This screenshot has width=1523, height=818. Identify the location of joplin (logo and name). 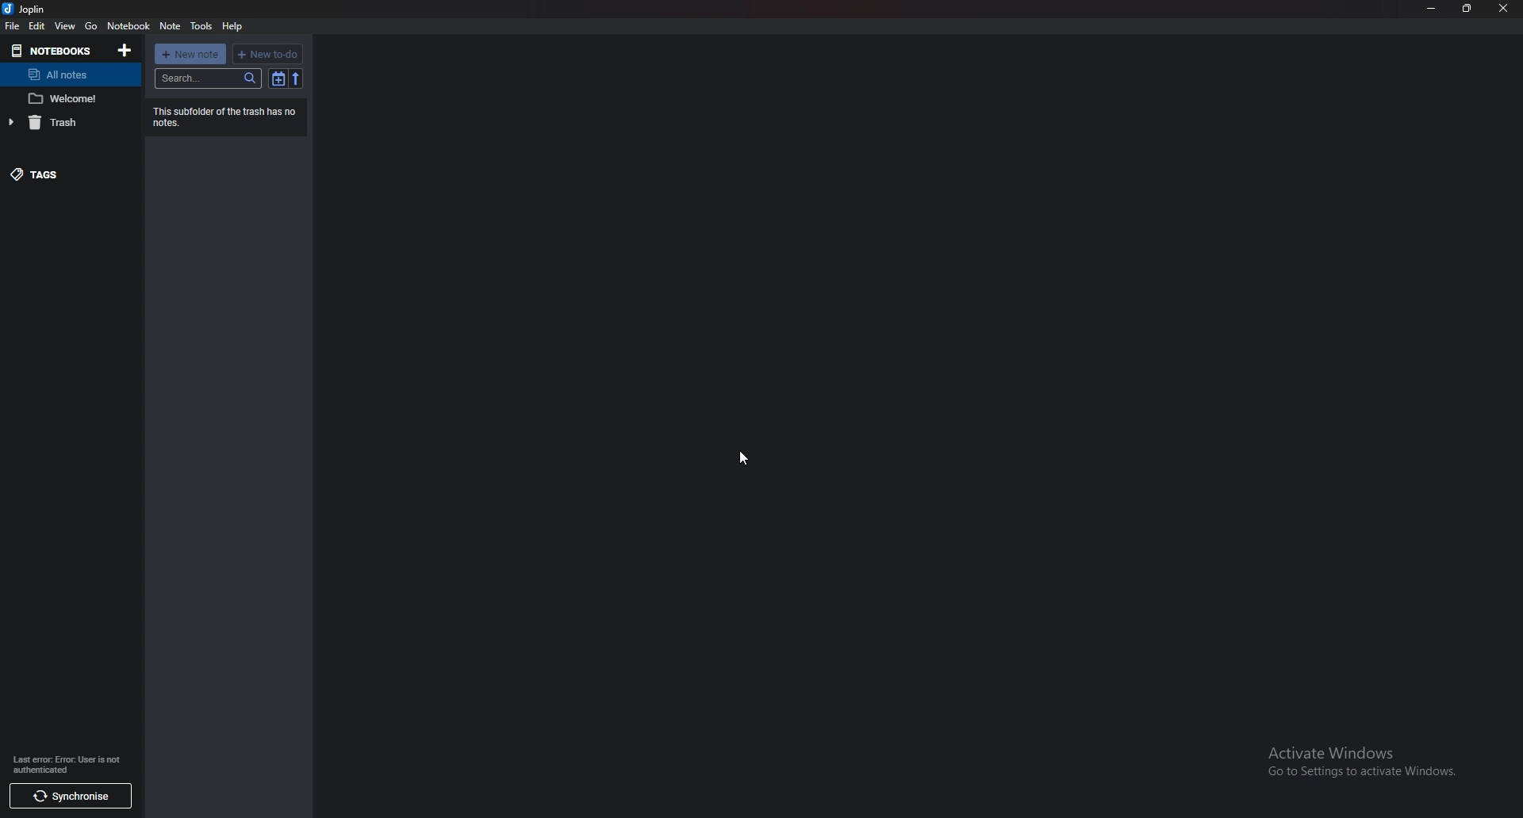
(29, 8).